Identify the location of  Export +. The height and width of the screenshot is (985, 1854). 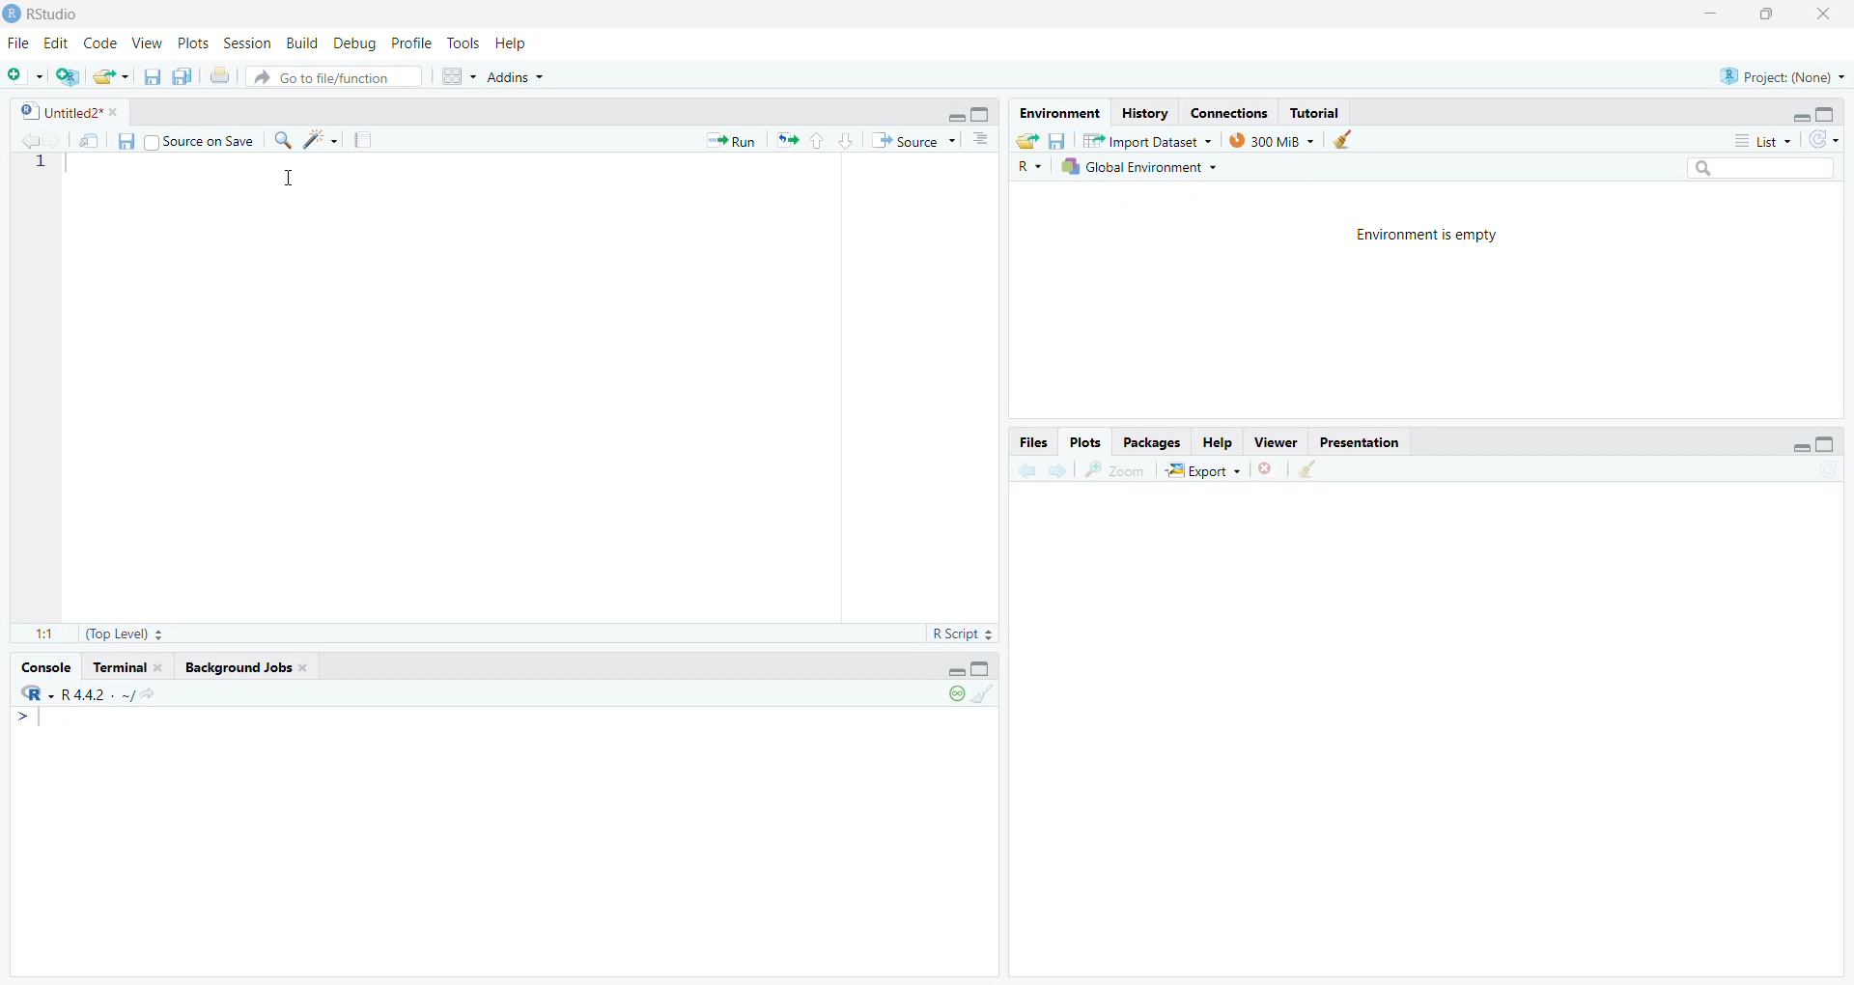
(1203, 470).